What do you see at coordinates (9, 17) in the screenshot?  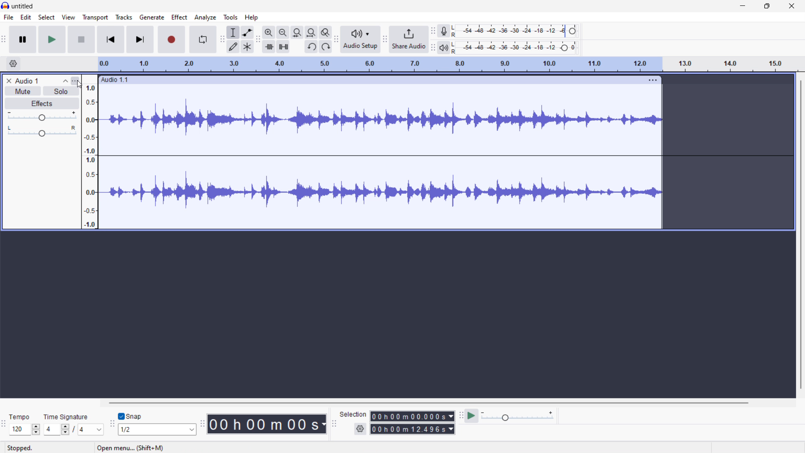 I see `file` at bounding box center [9, 17].